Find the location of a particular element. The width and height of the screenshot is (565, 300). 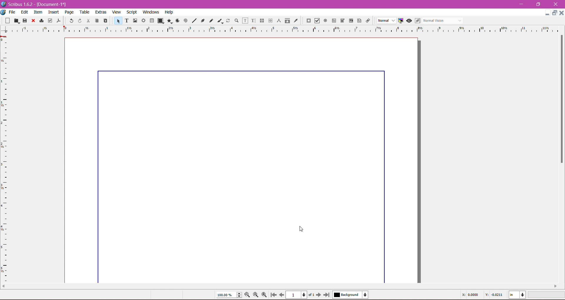

Go to last page is located at coordinates (327, 295).